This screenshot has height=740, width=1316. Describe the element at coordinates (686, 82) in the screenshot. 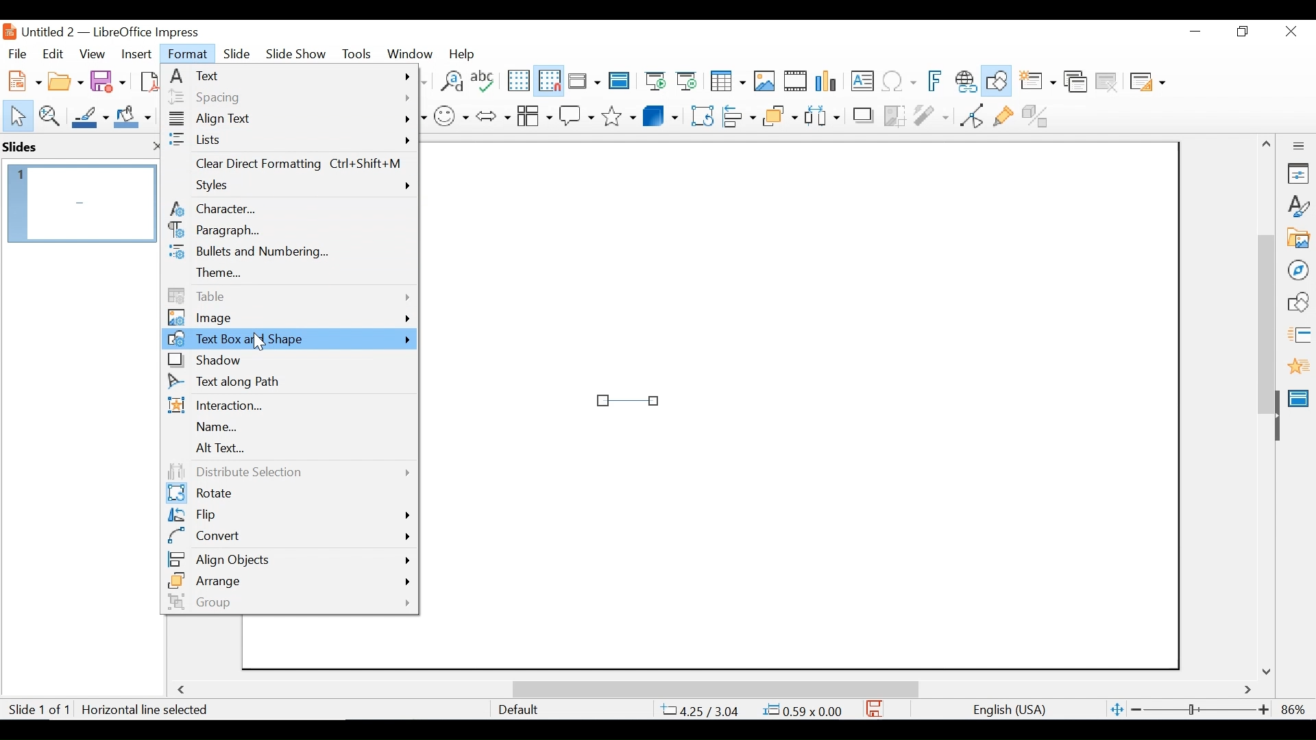

I see `Start from Current Slide` at that location.